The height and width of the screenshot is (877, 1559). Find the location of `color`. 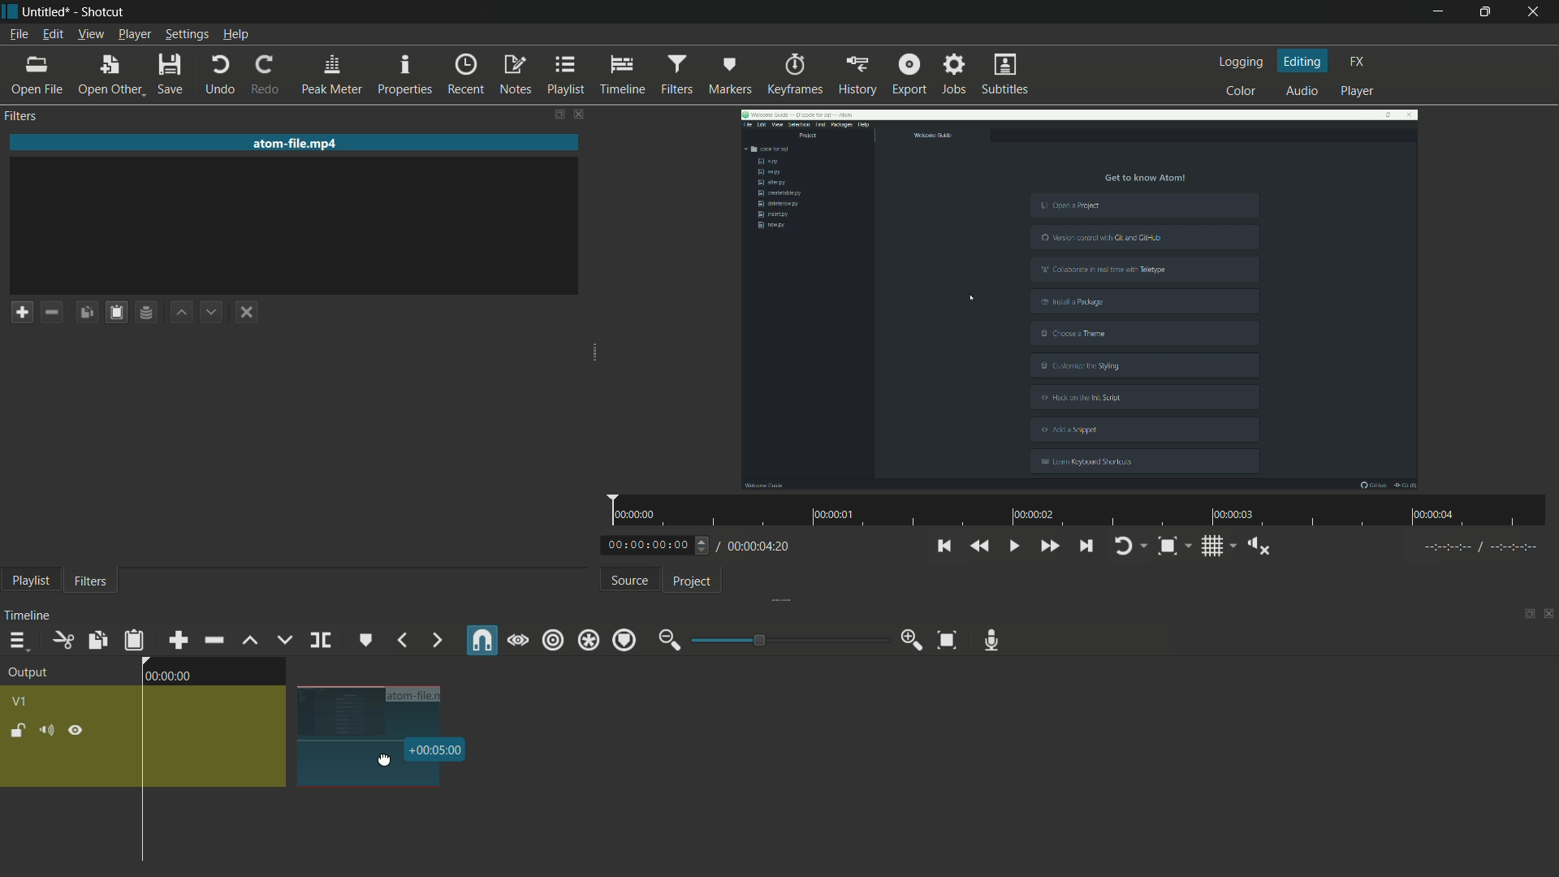

color is located at coordinates (1237, 92).